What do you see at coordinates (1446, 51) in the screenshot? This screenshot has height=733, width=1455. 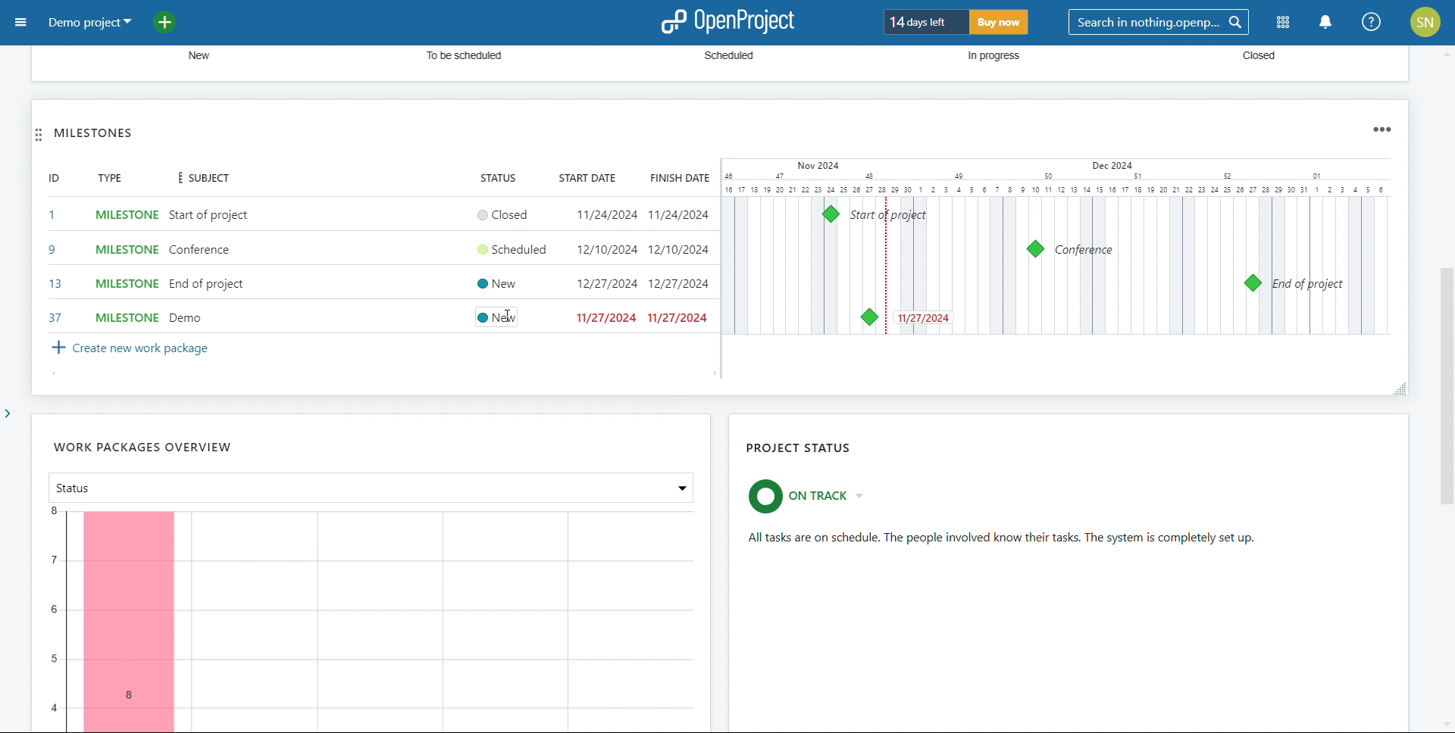 I see `scroll up` at bounding box center [1446, 51].